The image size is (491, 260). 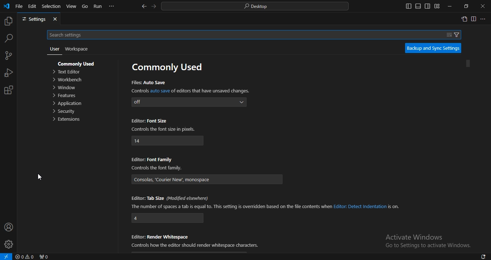 What do you see at coordinates (9, 245) in the screenshot?
I see `profile` at bounding box center [9, 245].